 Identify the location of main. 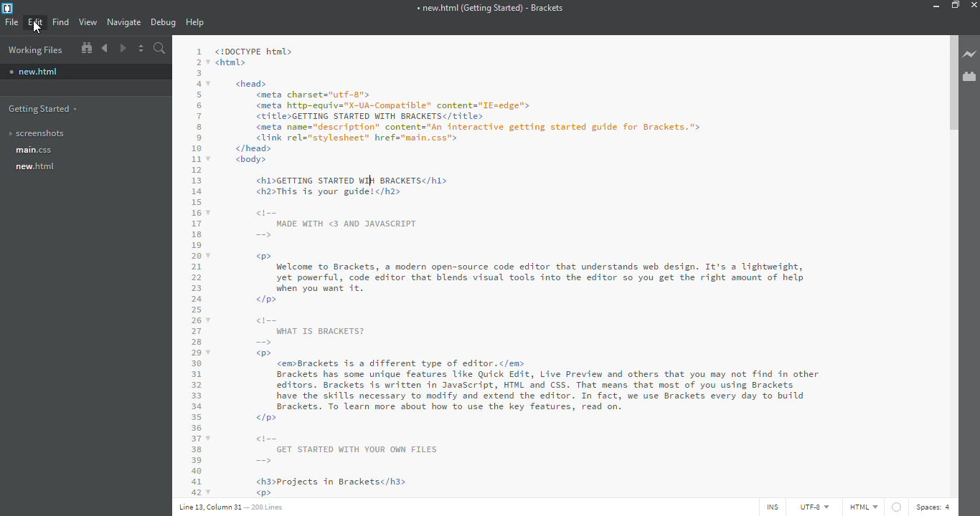
(36, 151).